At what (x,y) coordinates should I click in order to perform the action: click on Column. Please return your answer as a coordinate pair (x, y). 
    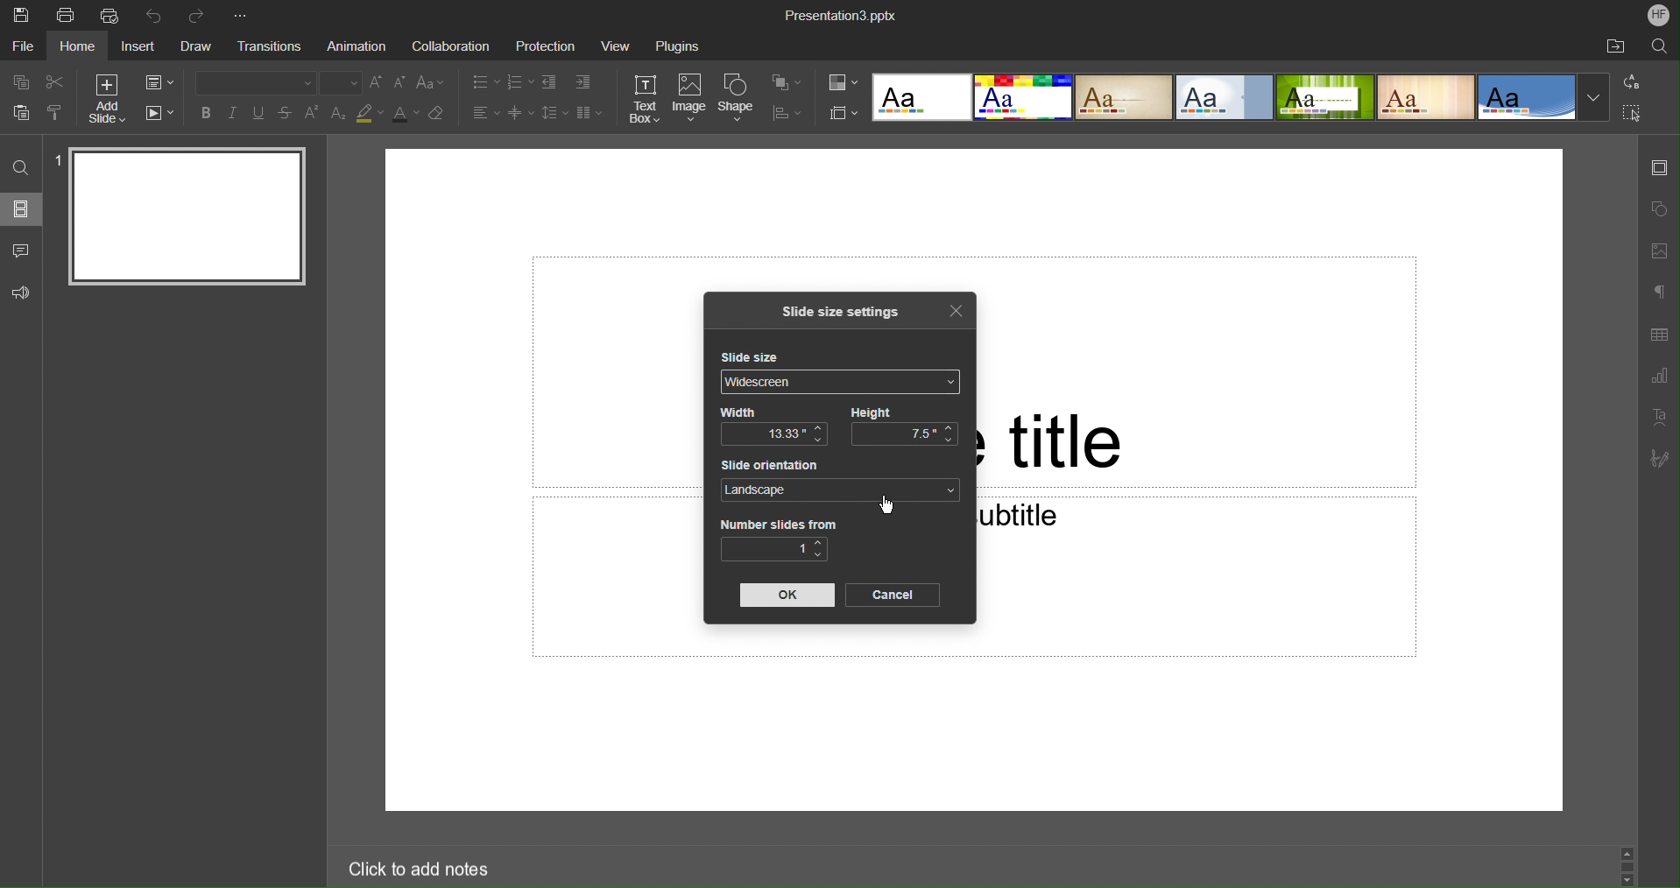
    Looking at the image, I should click on (589, 113).